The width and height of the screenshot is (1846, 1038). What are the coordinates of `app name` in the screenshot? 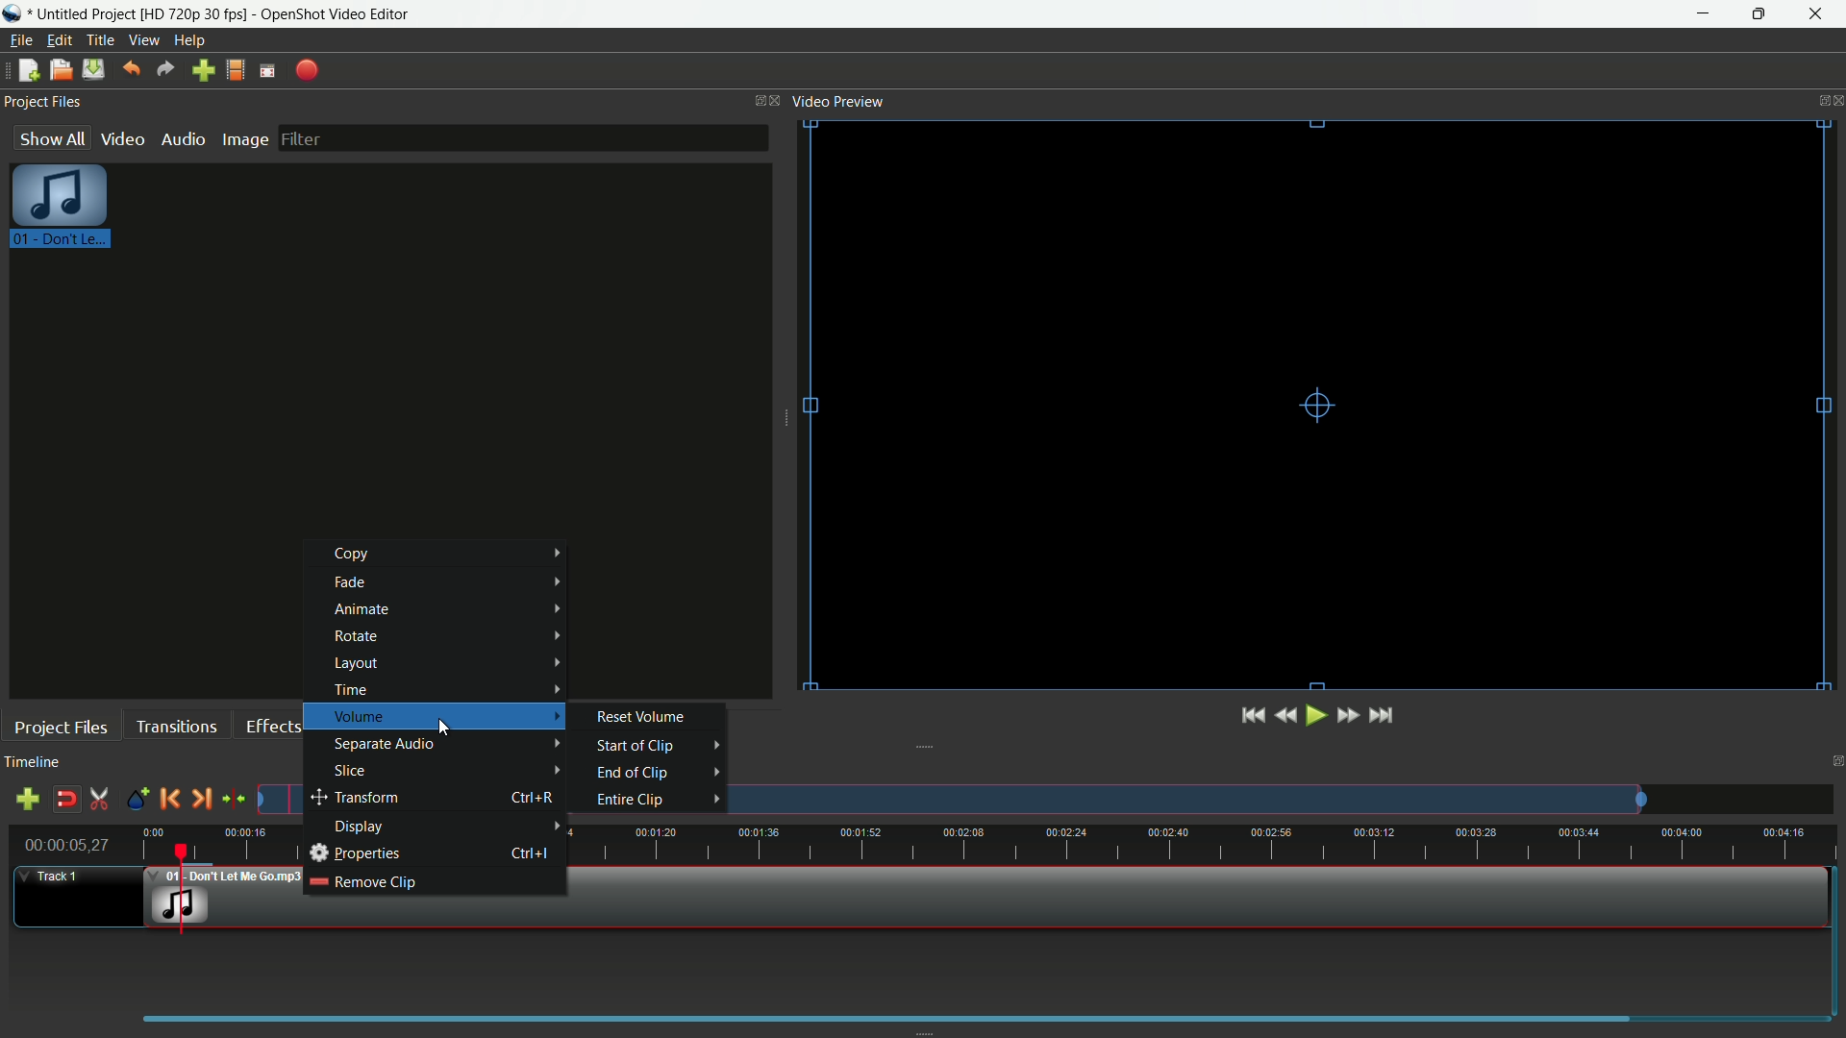 It's located at (336, 13).